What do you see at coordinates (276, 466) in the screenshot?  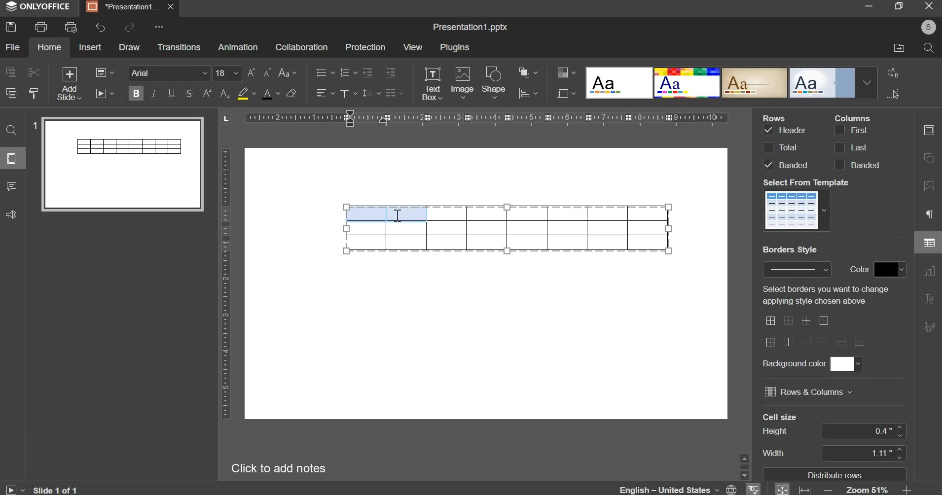 I see `Click to add notes` at bounding box center [276, 466].